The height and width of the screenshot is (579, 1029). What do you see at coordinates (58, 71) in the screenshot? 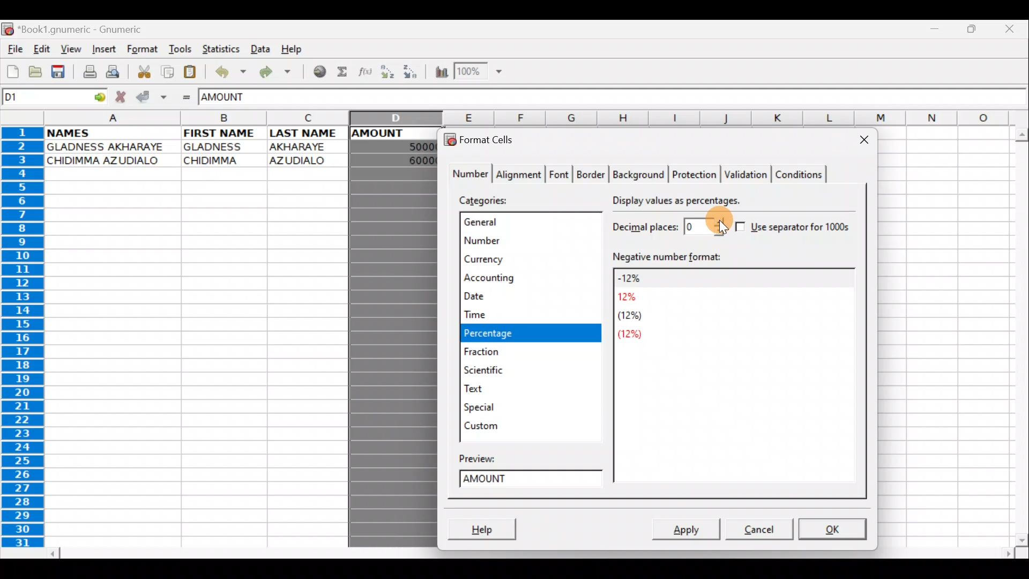
I see `Save current workbook` at bounding box center [58, 71].